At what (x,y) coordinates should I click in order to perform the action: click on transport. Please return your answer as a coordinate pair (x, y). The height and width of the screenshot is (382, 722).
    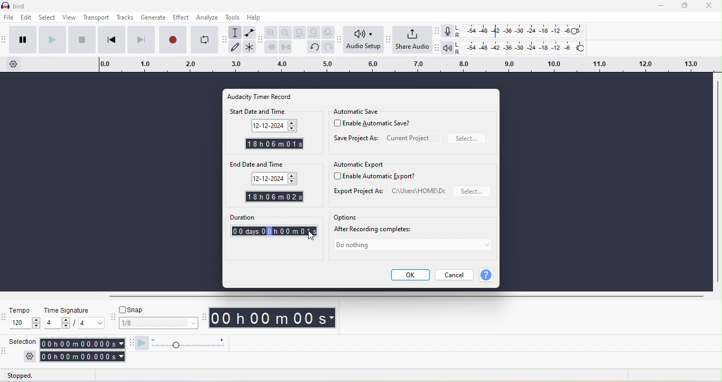
    Looking at the image, I should click on (96, 19).